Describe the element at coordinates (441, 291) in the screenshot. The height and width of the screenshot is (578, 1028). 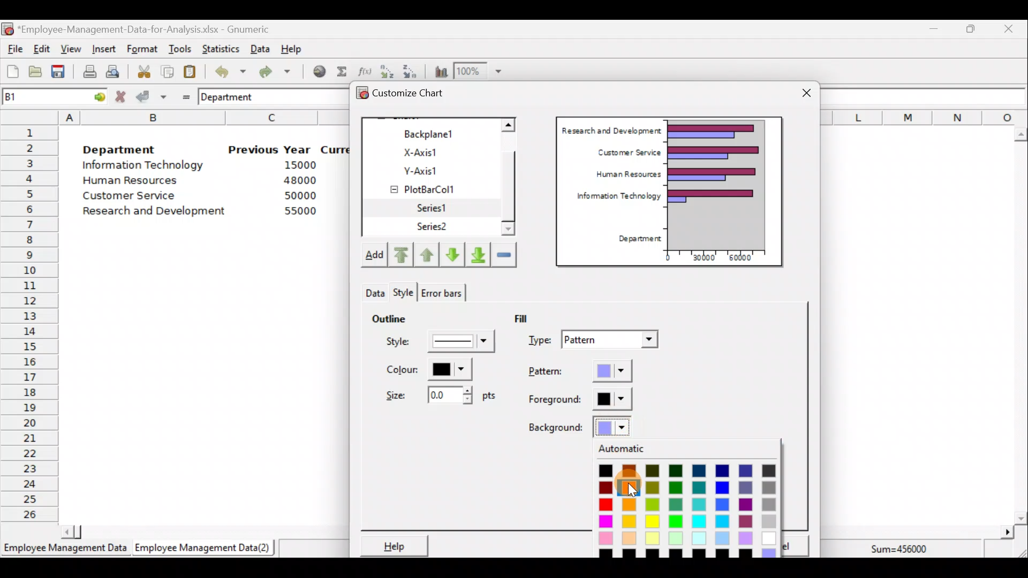
I see `Error bars` at that location.